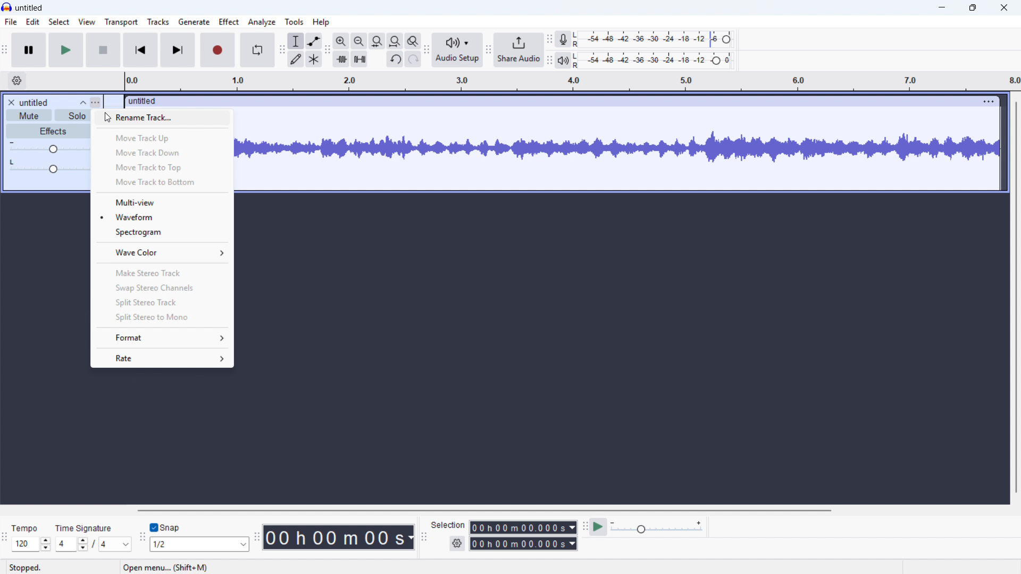 This screenshot has width=1021, height=574. What do you see at coordinates (26, 568) in the screenshot?
I see `Status: stopped` at bounding box center [26, 568].